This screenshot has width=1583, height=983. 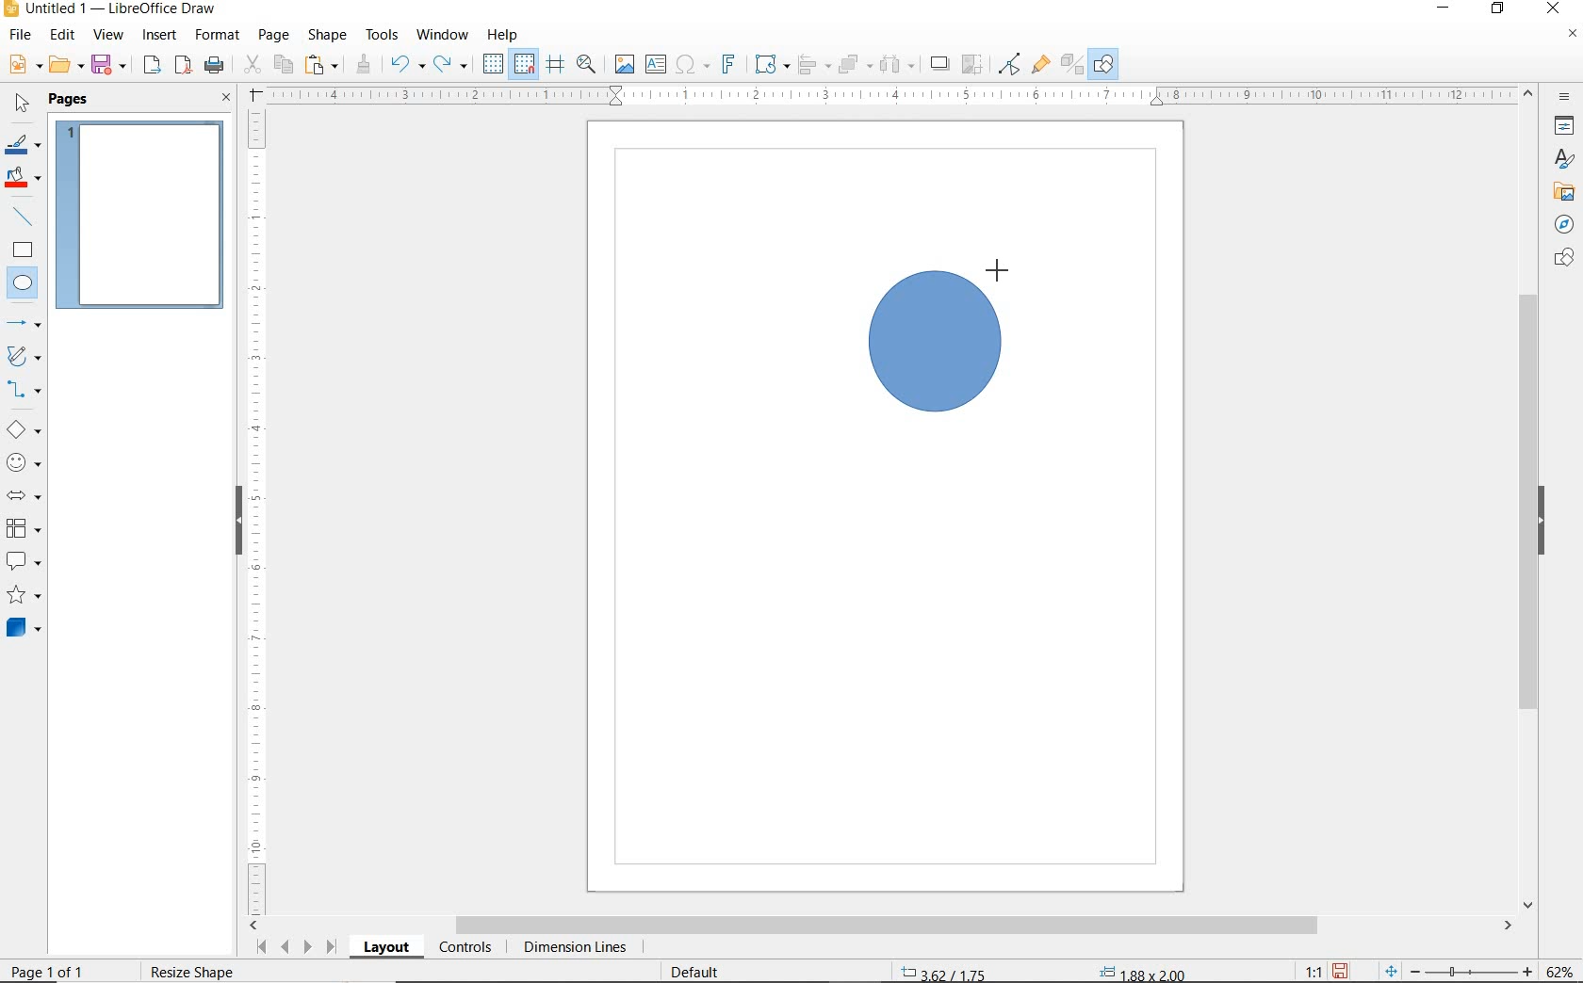 I want to click on PROPERTIES, so click(x=1567, y=129).